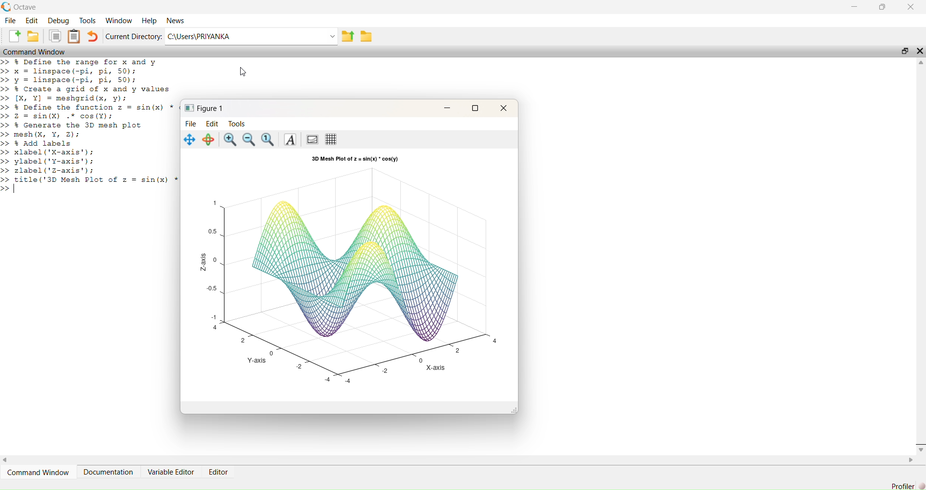  Describe the element at coordinates (204, 108) in the screenshot. I see `Figure 1` at that location.